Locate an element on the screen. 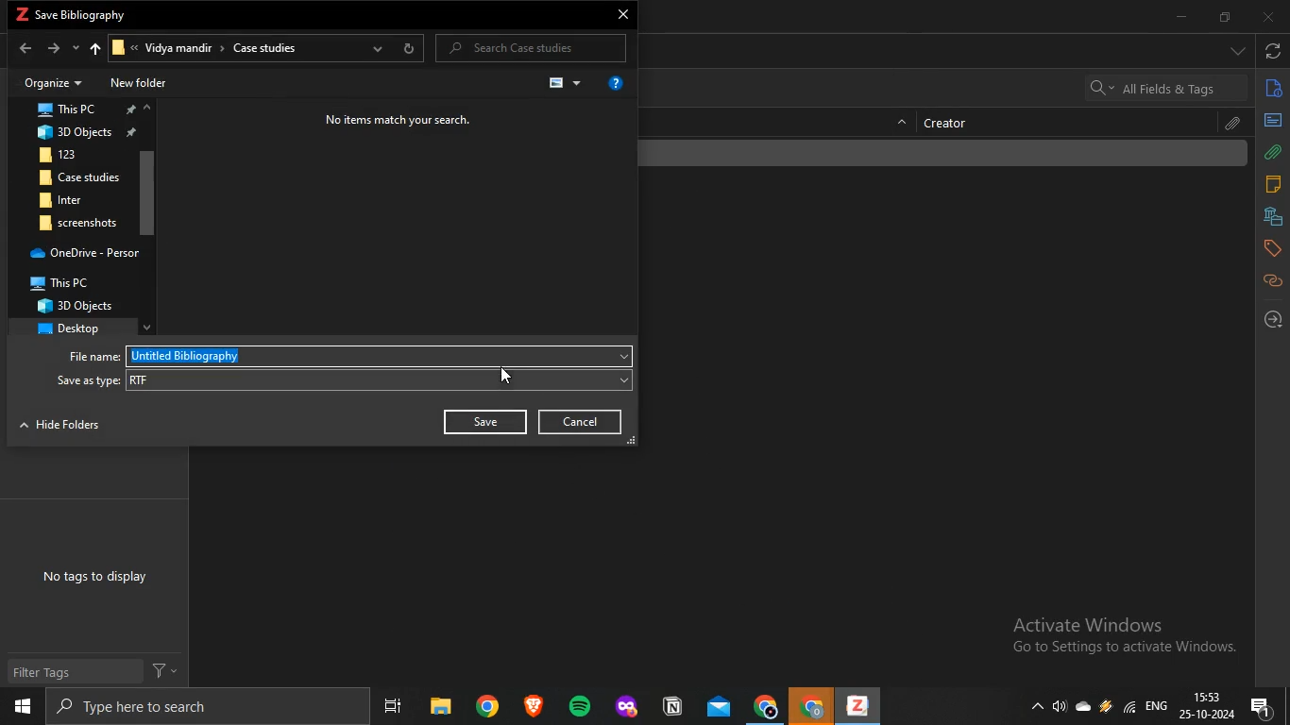  Cancel is located at coordinates (581, 422).